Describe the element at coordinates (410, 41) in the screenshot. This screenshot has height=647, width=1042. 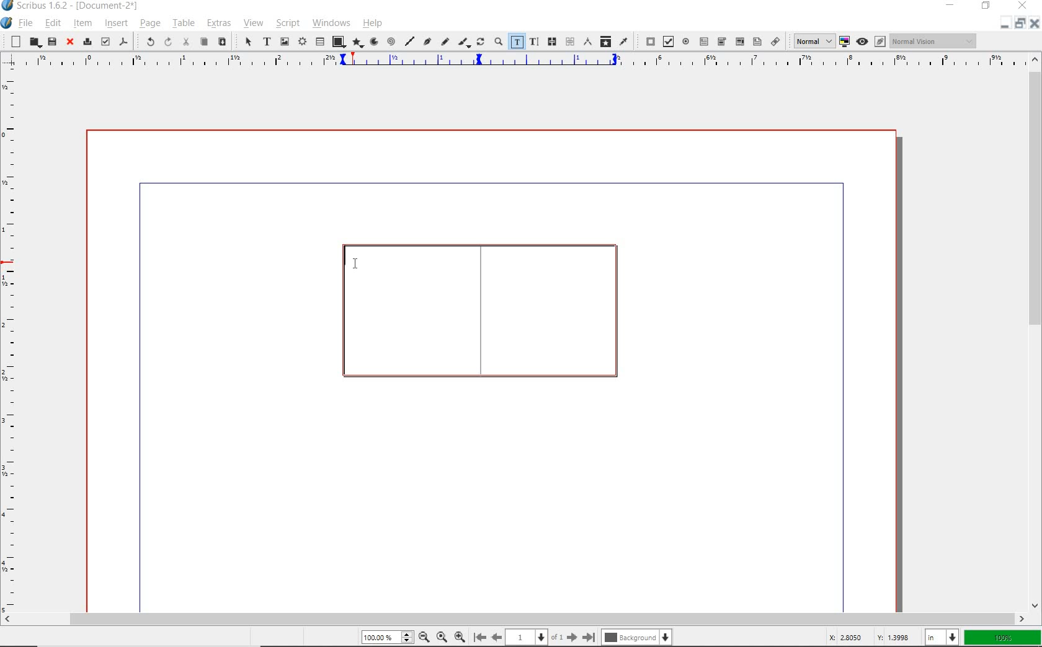
I see `line` at that location.